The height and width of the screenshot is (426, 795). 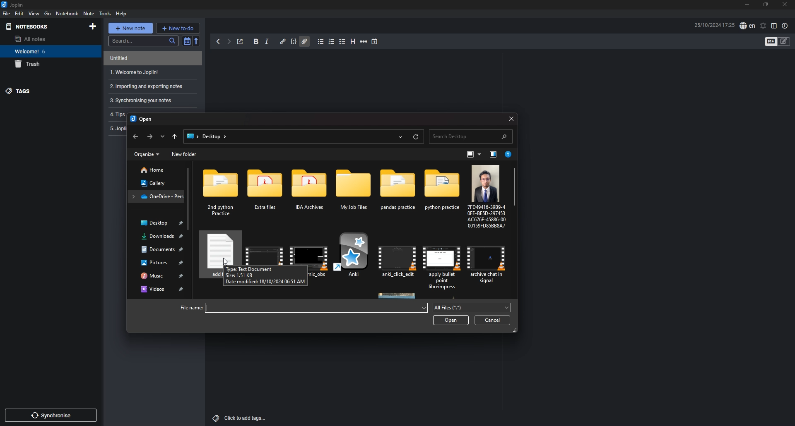 What do you see at coordinates (46, 51) in the screenshot?
I see `welcome` at bounding box center [46, 51].